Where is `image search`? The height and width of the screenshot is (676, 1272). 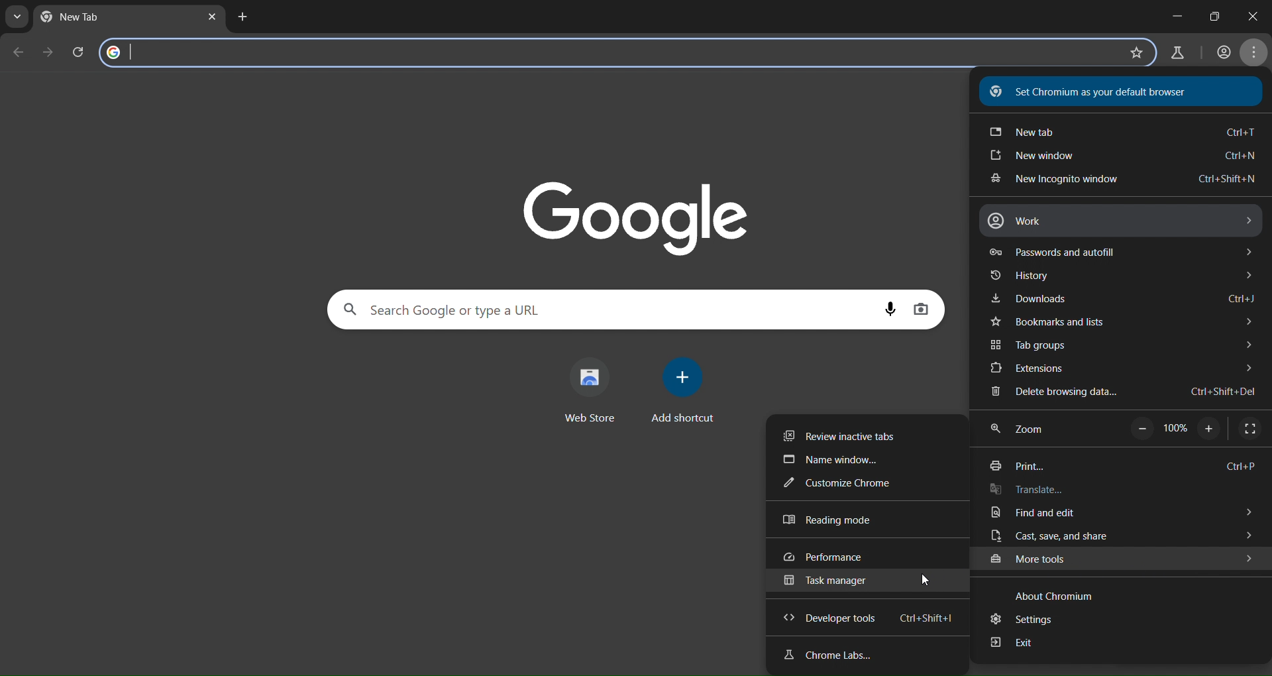
image search is located at coordinates (922, 309).